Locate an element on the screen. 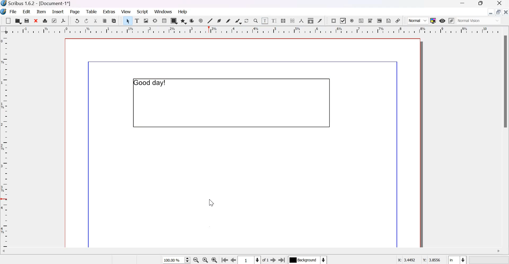 The width and height of the screenshot is (509, 264).  is located at coordinates (91, 12).